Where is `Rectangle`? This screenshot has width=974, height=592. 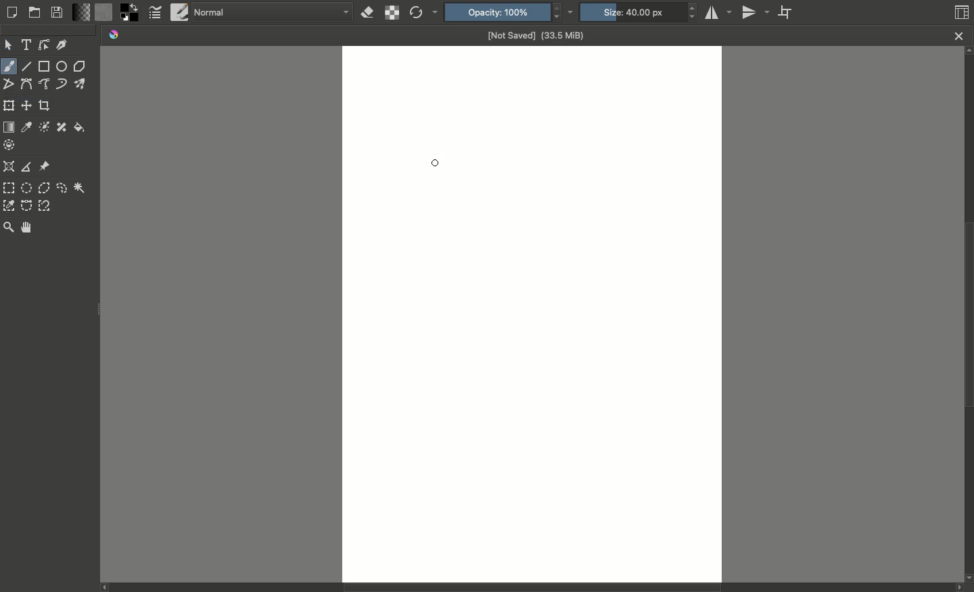 Rectangle is located at coordinates (45, 66).